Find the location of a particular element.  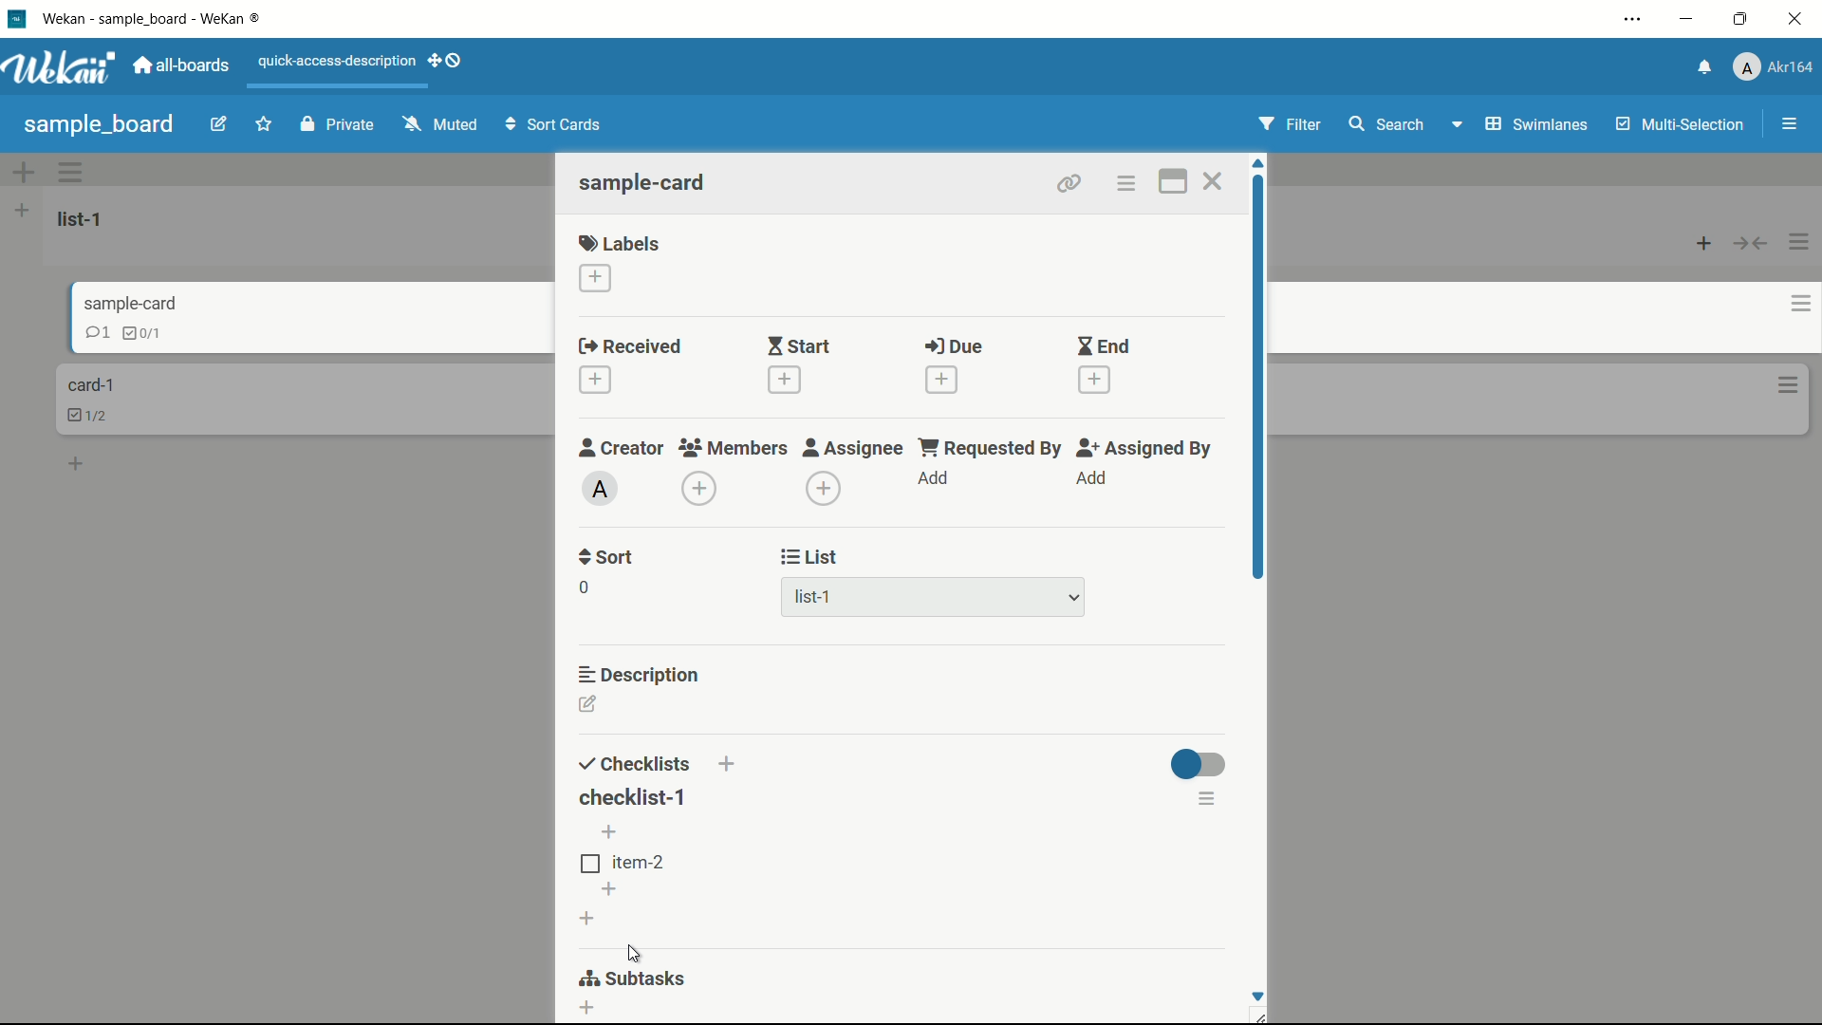

requested by is located at coordinates (993, 448).